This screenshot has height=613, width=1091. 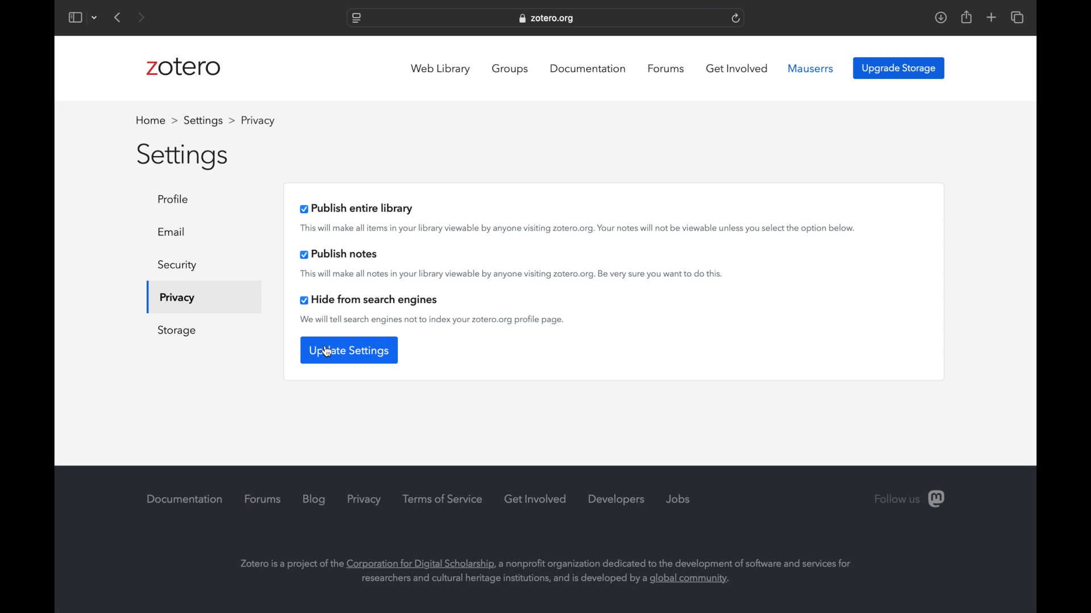 What do you see at coordinates (965, 17) in the screenshot?
I see `share` at bounding box center [965, 17].